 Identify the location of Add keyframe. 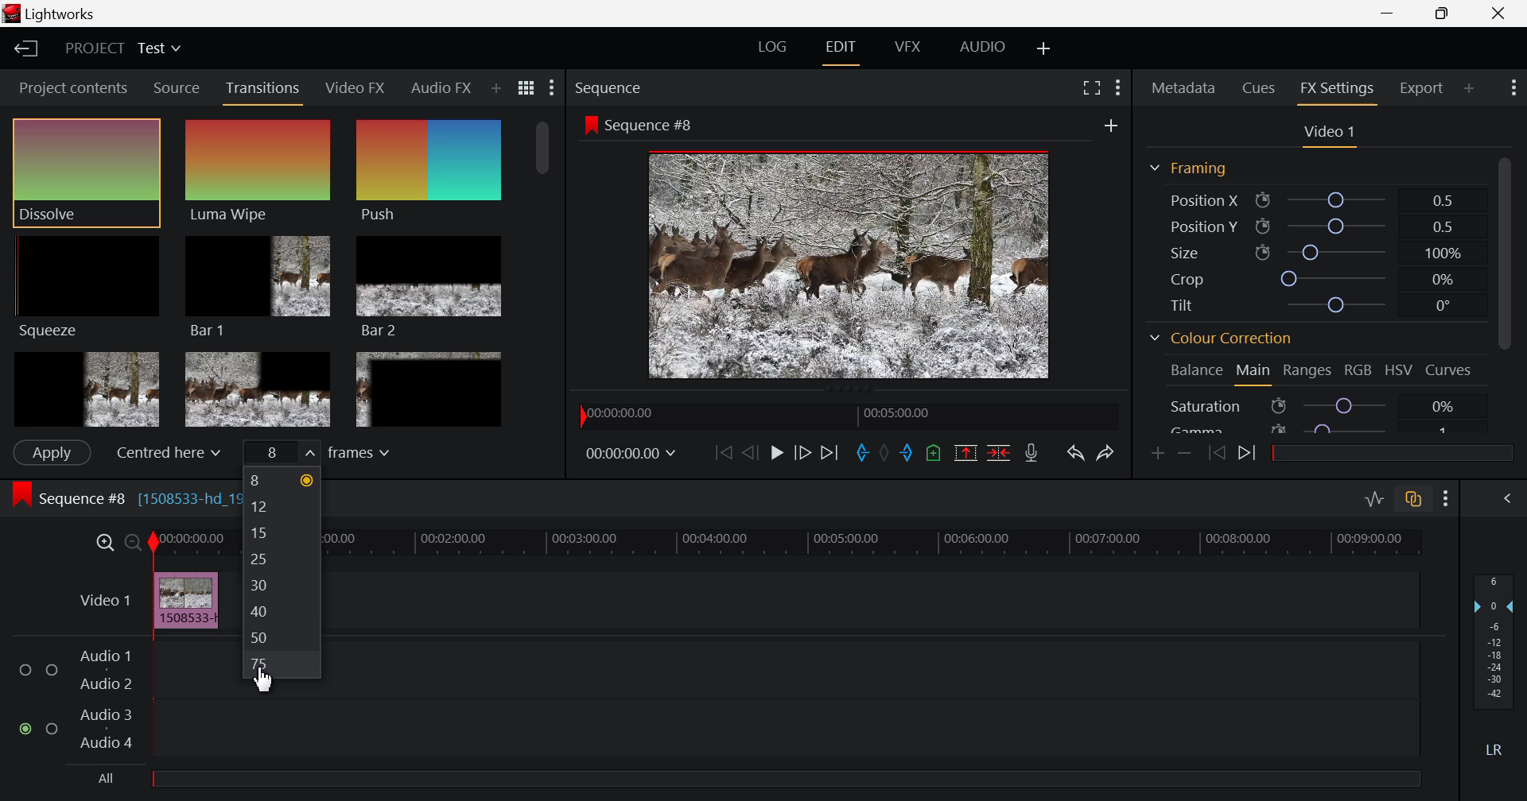
(1158, 455).